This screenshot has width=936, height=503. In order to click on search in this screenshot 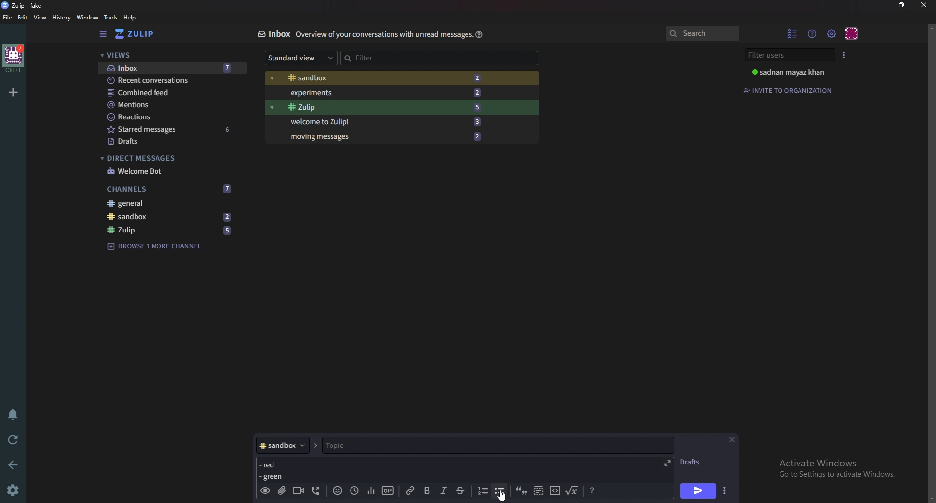, I will do `click(702, 33)`.